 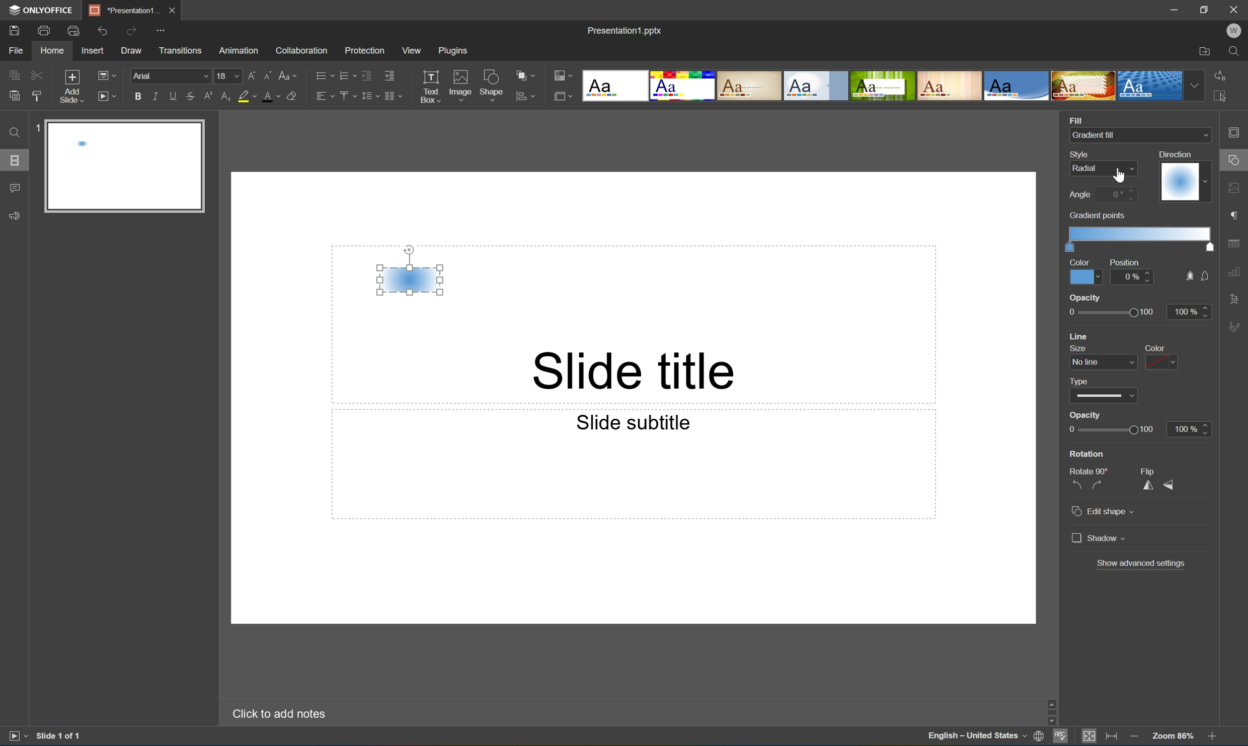 I want to click on Slider, so click(x=1110, y=430).